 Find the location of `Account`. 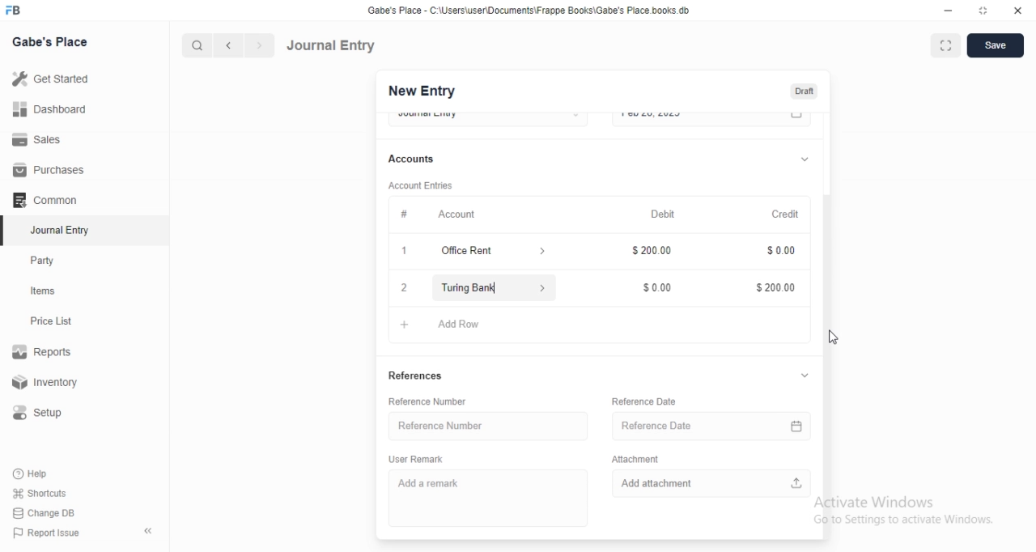

Account is located at coordinates (458, 213).